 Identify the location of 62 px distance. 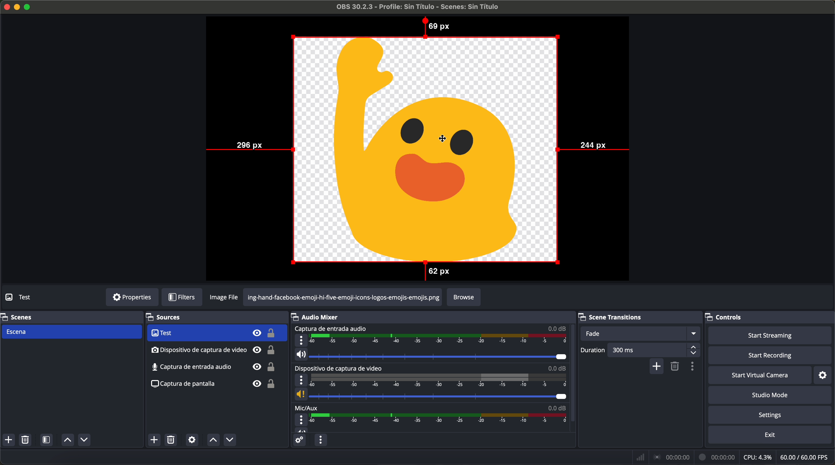
(436, 273).